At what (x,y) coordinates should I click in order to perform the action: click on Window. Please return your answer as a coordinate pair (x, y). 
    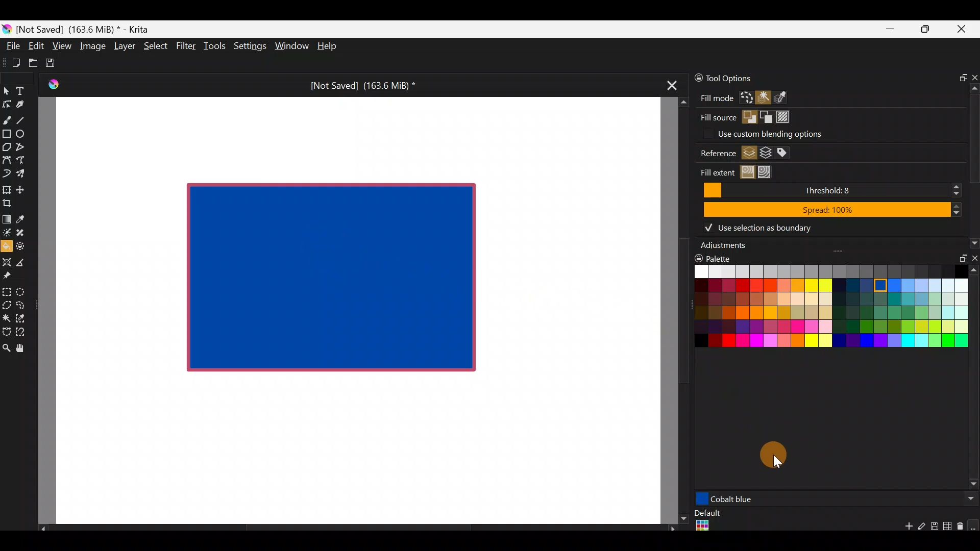
    Looking at the image, I should click on (290, 45).